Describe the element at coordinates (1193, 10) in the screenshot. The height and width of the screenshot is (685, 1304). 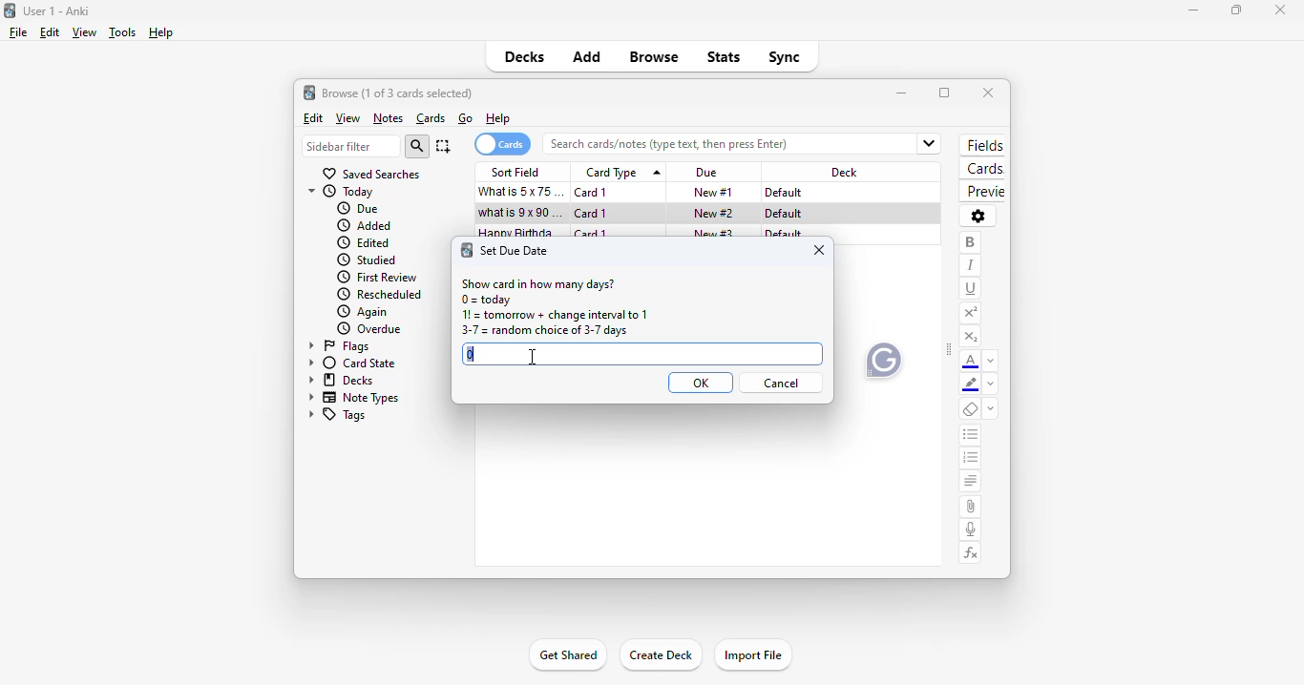
I see `minimize` at that location.